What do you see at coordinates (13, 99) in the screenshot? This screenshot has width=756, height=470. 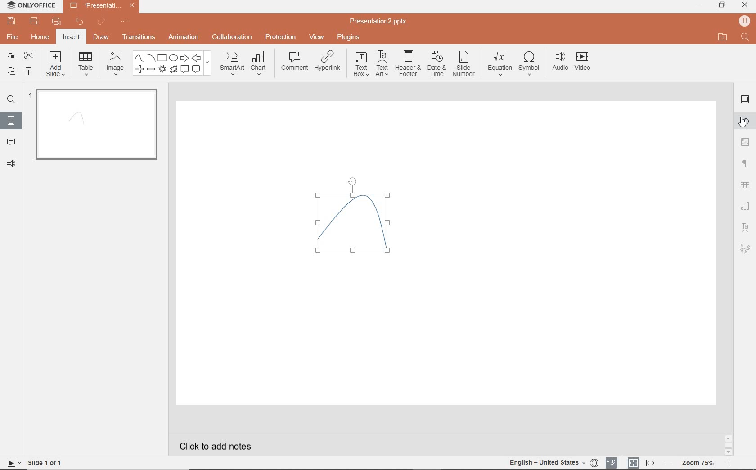 I see `FIND` at bounding box center [13, 99].